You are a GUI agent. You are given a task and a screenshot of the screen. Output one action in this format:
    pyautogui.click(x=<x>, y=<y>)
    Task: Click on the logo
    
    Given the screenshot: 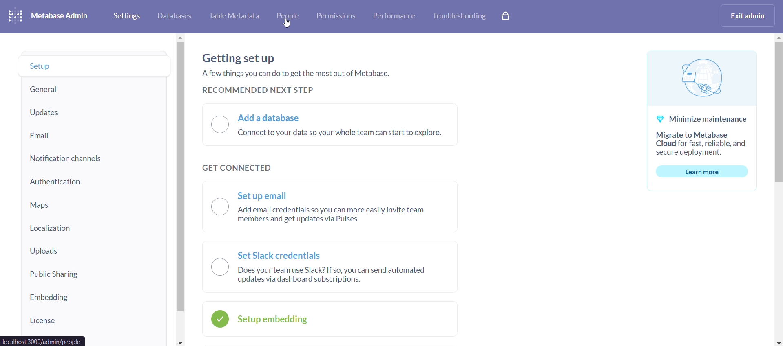 What is the action you would take?
    pyautogui.click(x=17, y=17)
    